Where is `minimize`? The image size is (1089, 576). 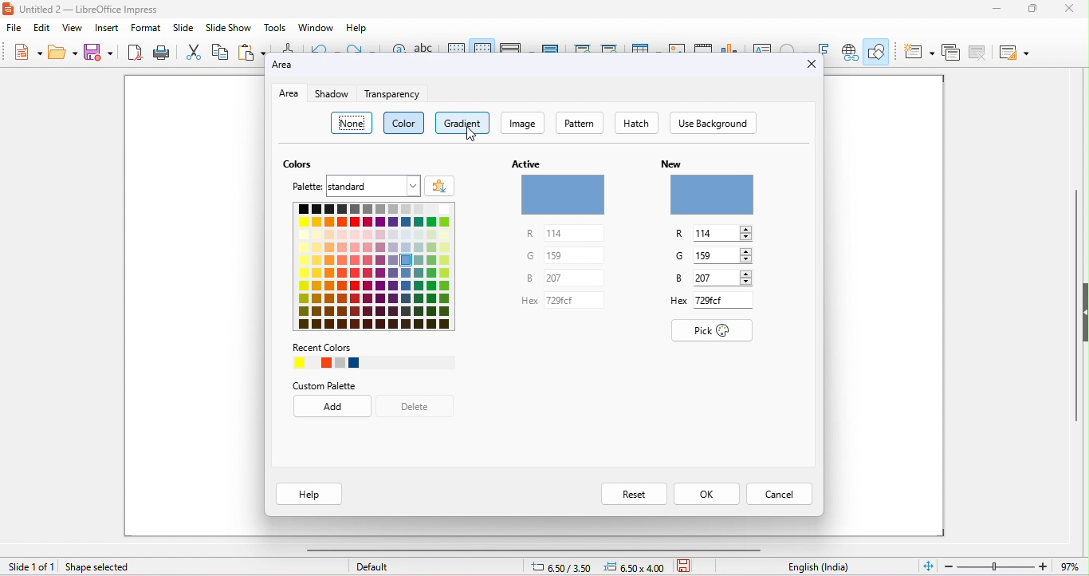 minimize is located at coordinates (997, 9).